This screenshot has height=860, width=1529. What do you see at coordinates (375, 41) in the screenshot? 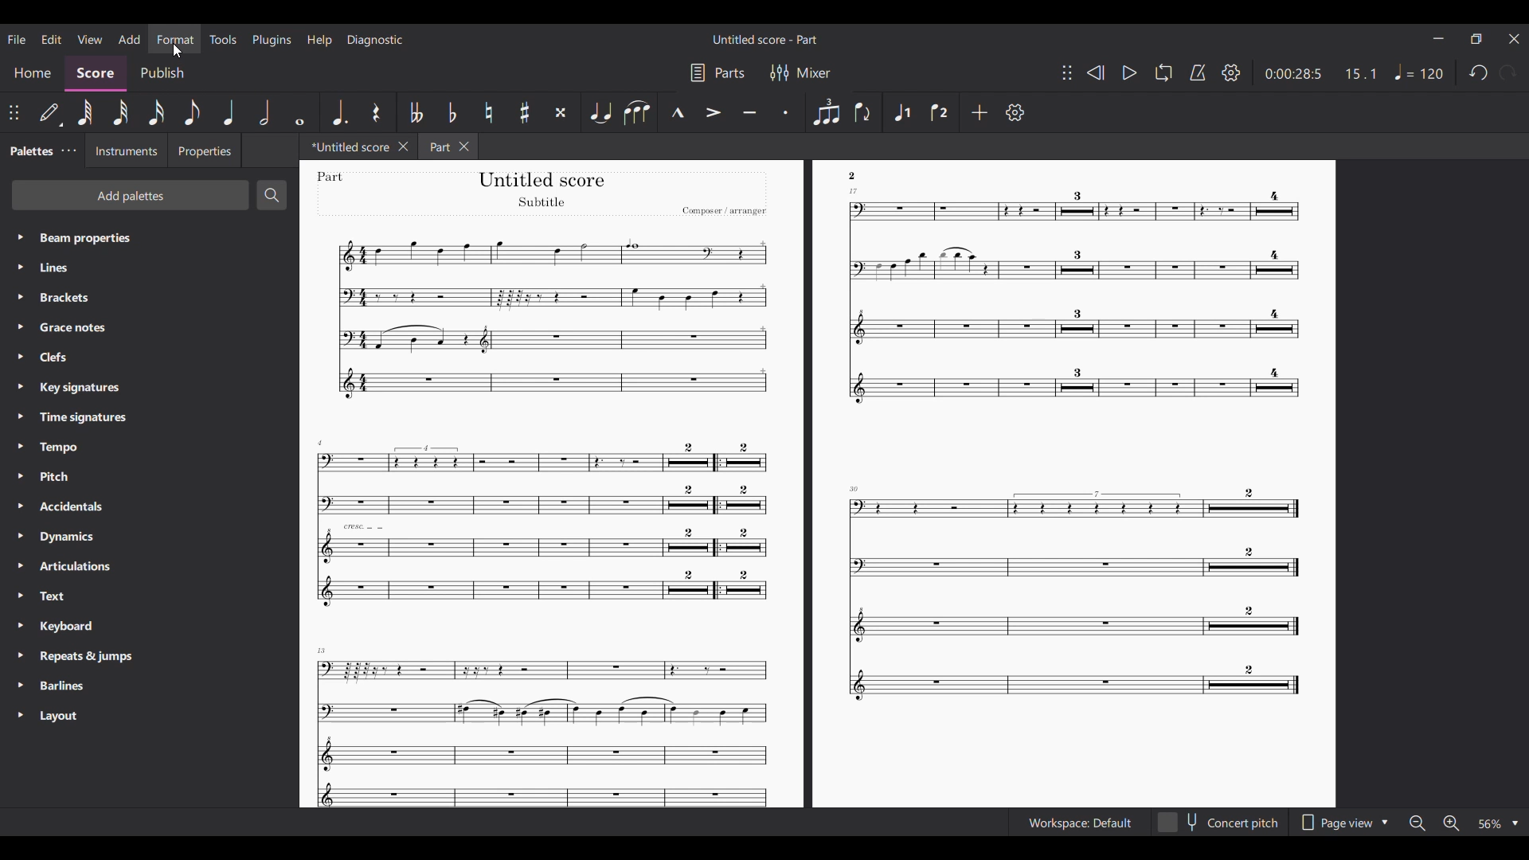
I see `Diagnostic menu` at bounding box center [375, 41].